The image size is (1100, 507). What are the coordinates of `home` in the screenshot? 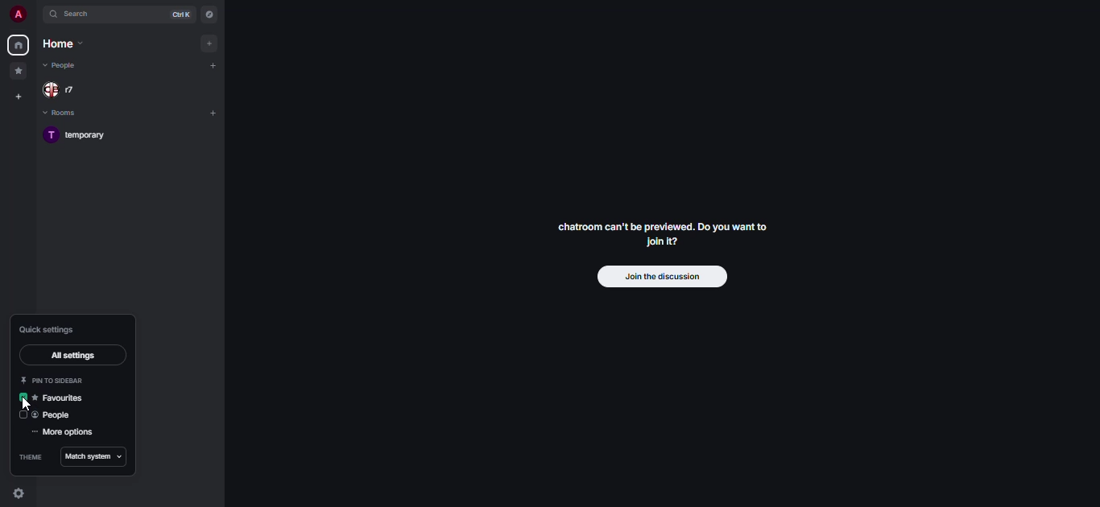 It's located at (59, 46).